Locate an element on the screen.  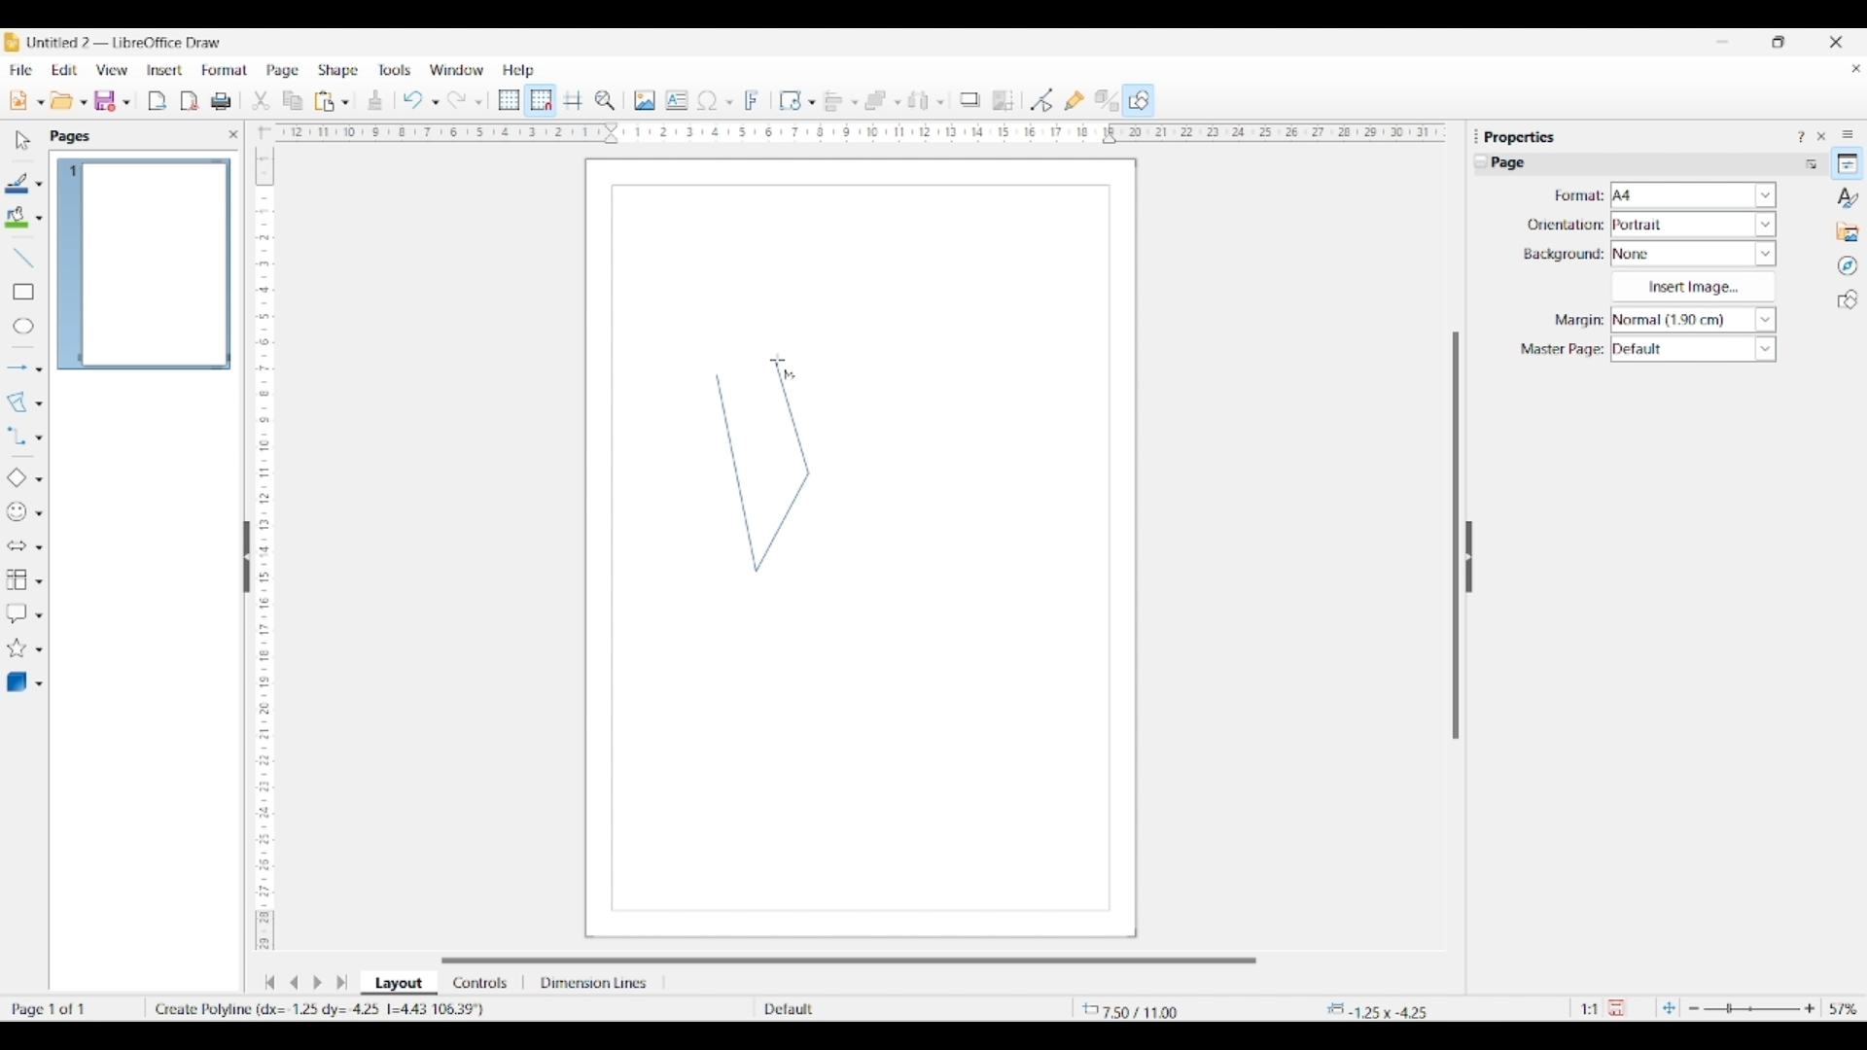
Page is located at coordinates (283, 72).